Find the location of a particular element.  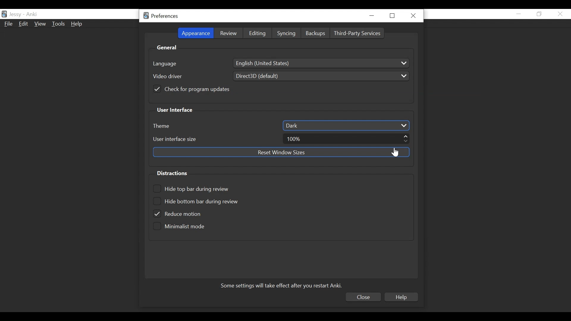

Edit is located at coordinates (23, 23).